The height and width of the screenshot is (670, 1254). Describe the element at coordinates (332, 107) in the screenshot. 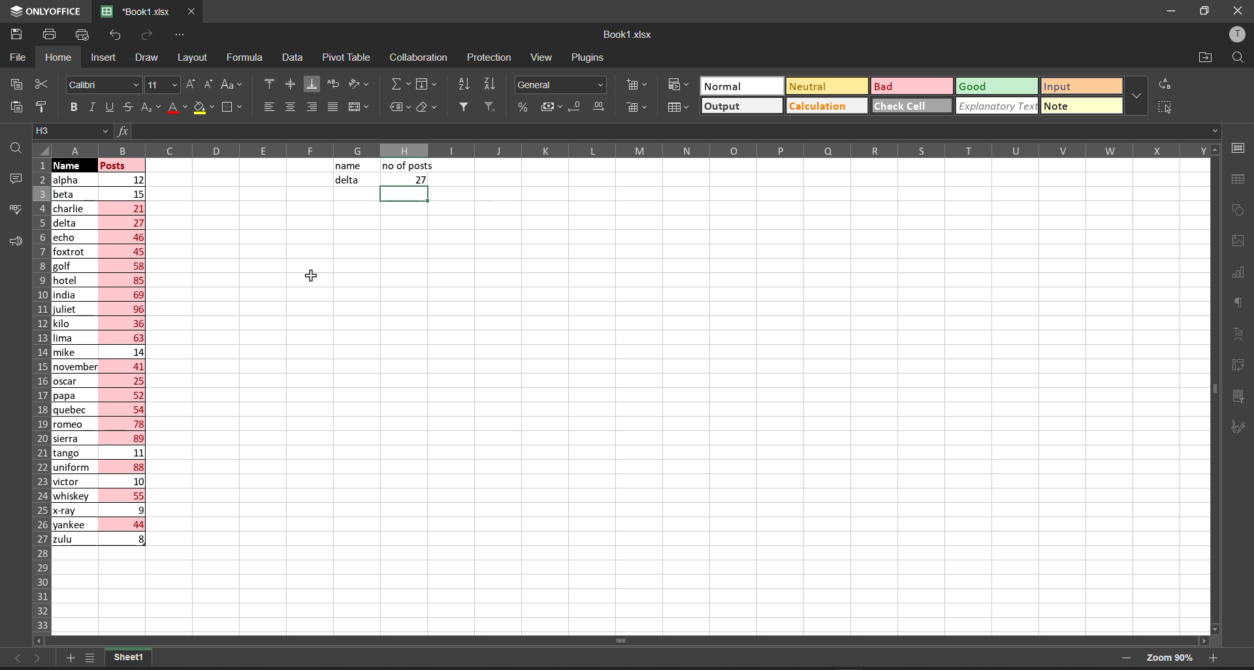

I see `justified` at that location.